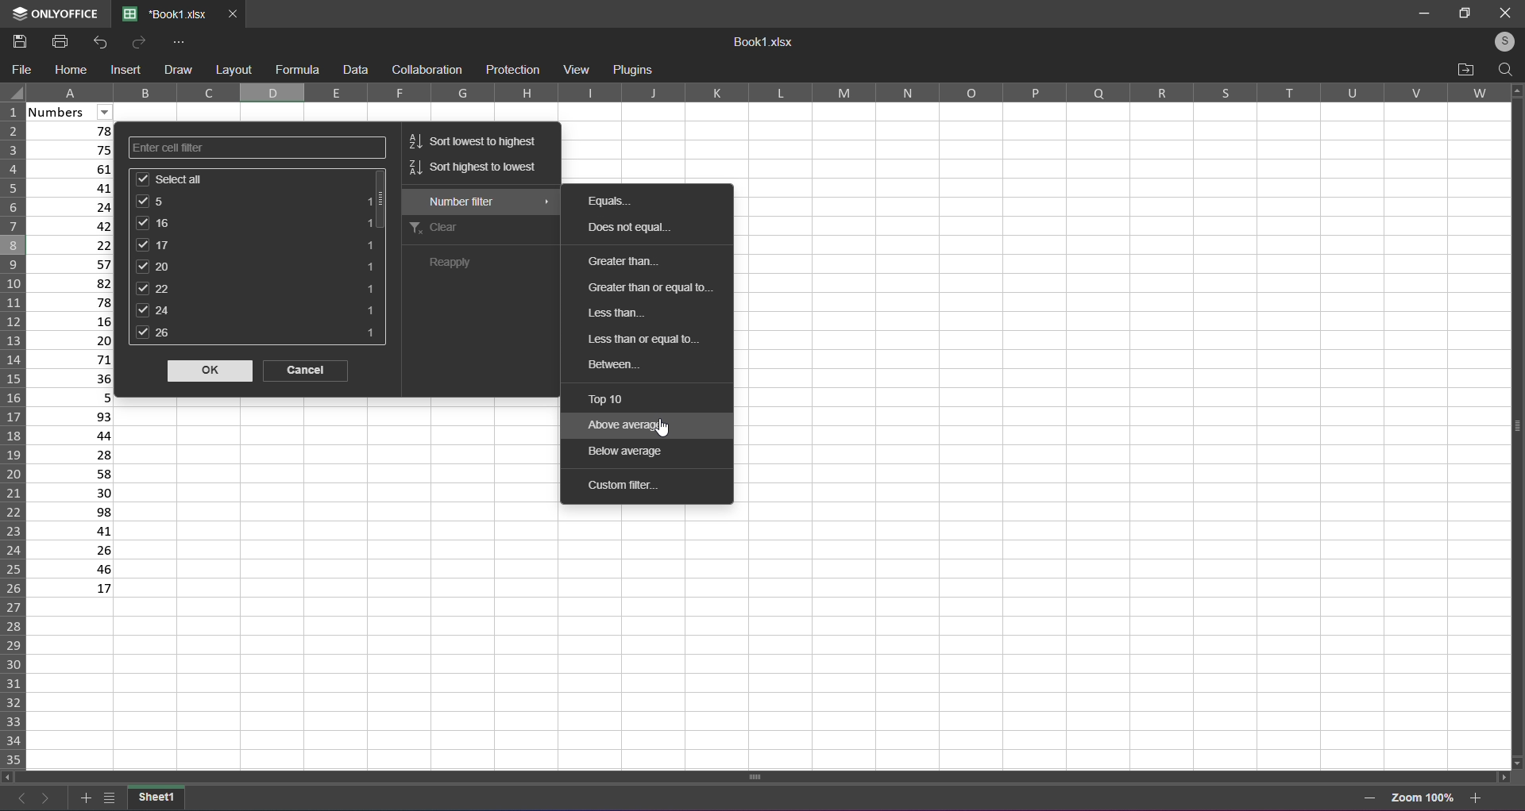  What do you see at coordinates (356, 69) in the screenshot?
I see `data` at bounding box center [356, 69].